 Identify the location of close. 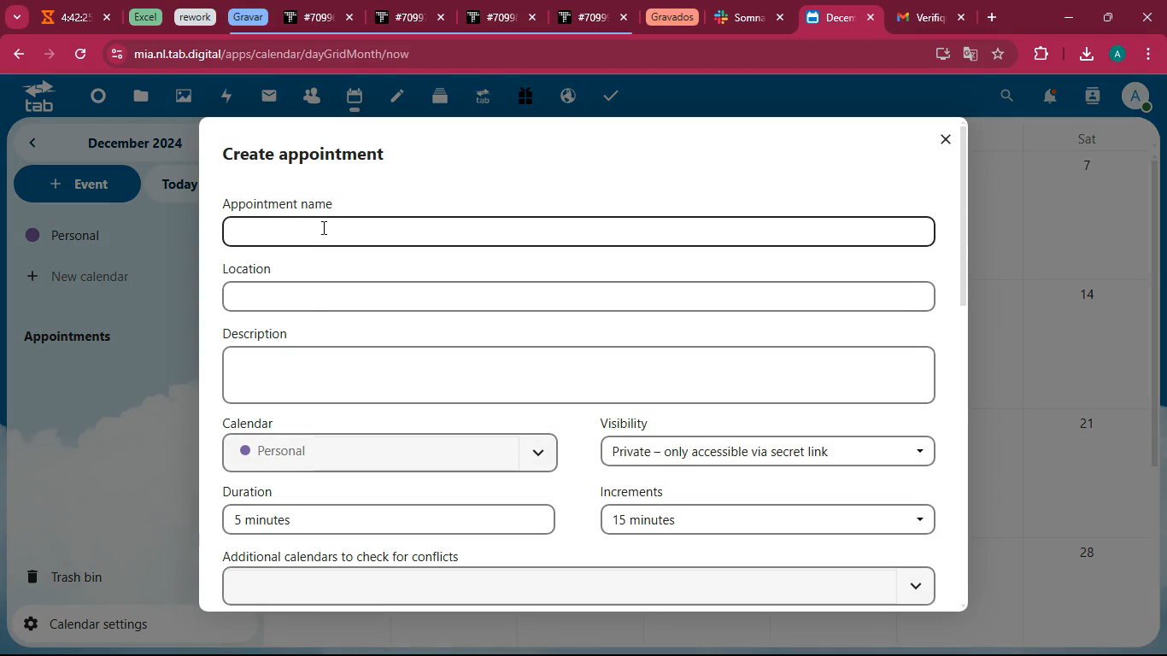
(537, 20).